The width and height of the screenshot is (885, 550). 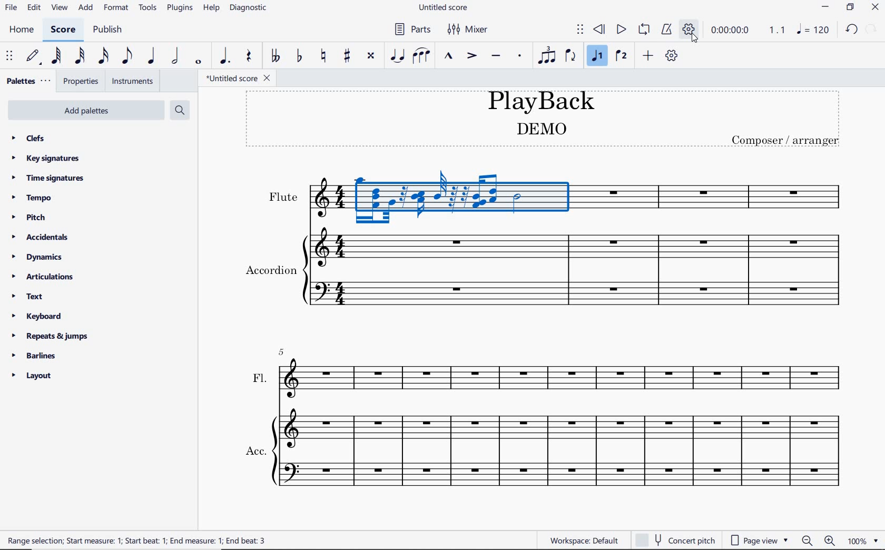 What do you see at coordinates (126, 56) in the screenshot?
I see `eighth note` at bounding box center [126, 56].